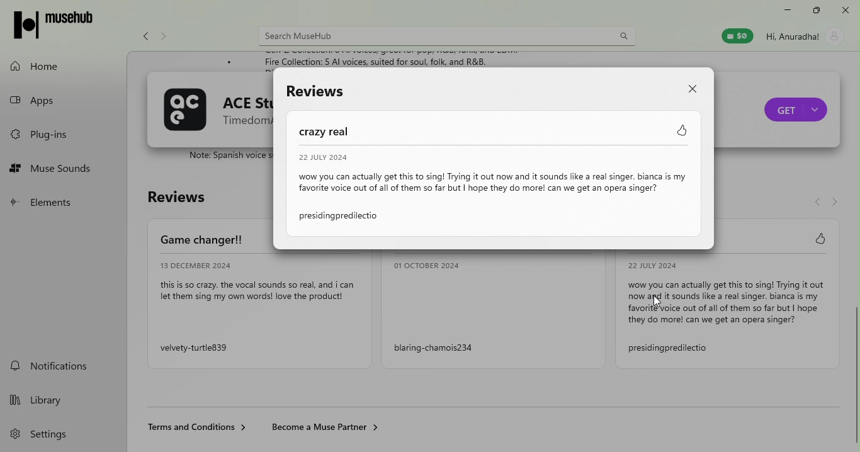 The height and width of the screenshot is (452, 860). I want to click on Review, so click(733, 314).